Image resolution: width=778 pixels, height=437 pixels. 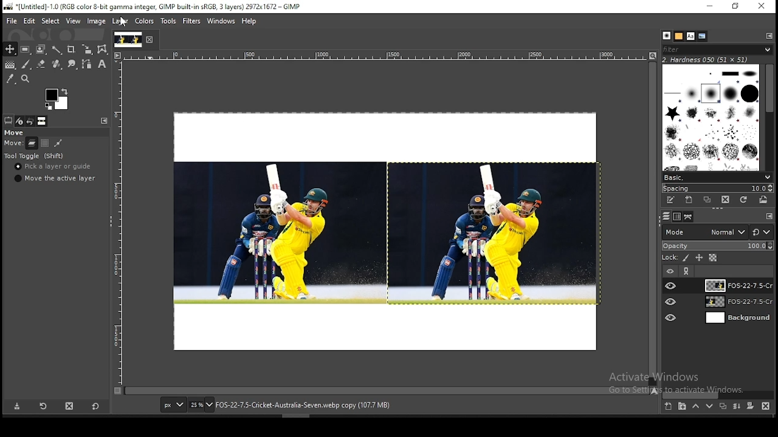 I want to click on tool options, so click(x=9, y=120).